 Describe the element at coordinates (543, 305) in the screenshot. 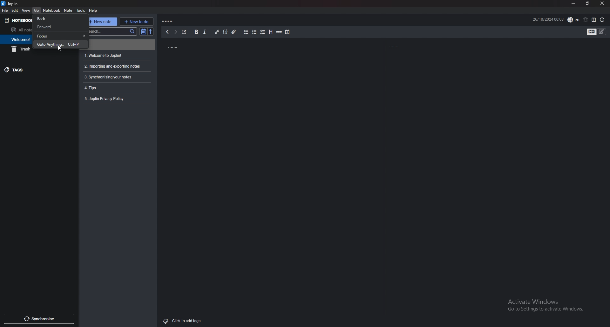

I see `` at that location.